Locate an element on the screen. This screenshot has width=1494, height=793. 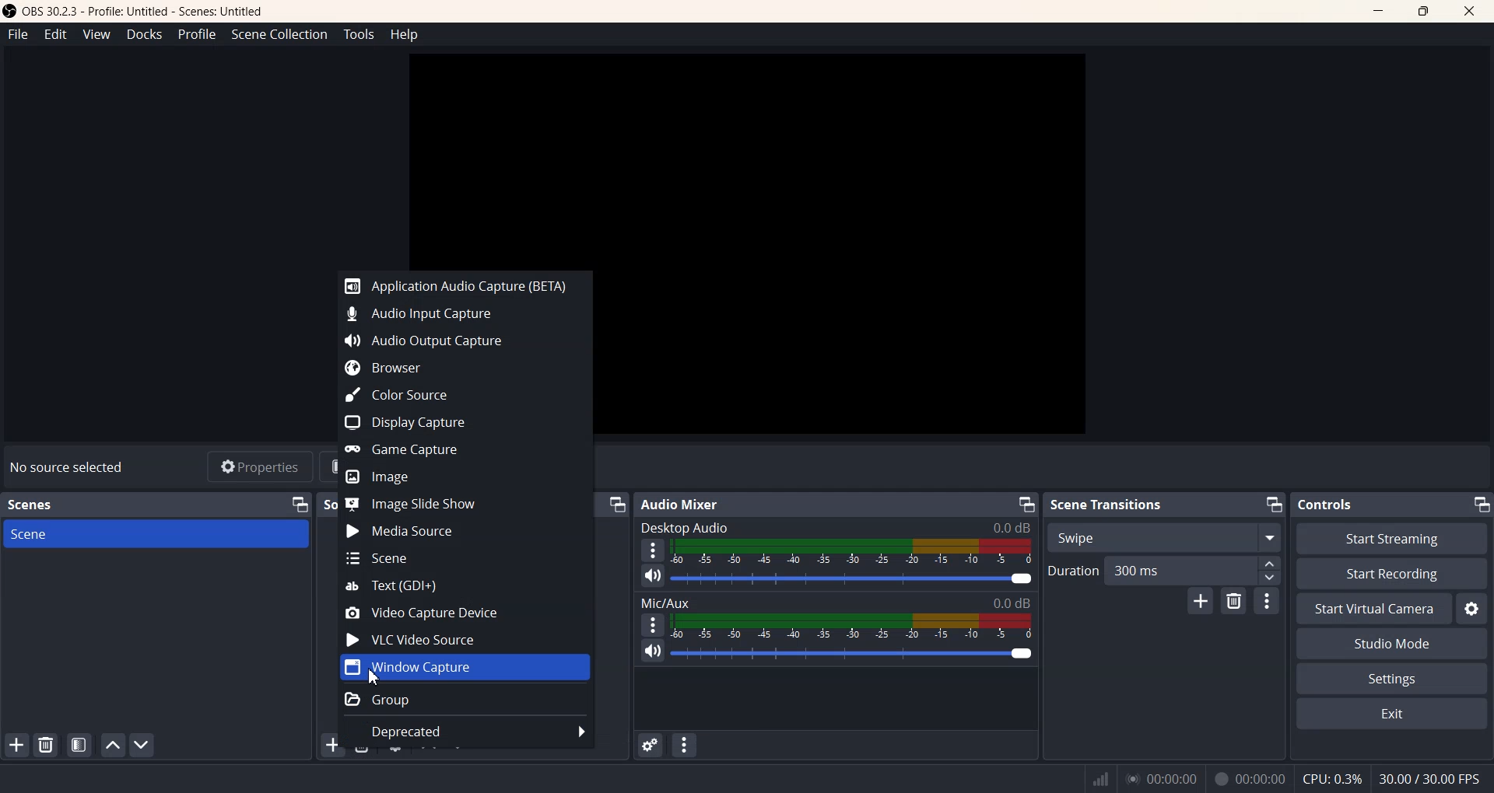
More is located at coordinates (1268, 599).